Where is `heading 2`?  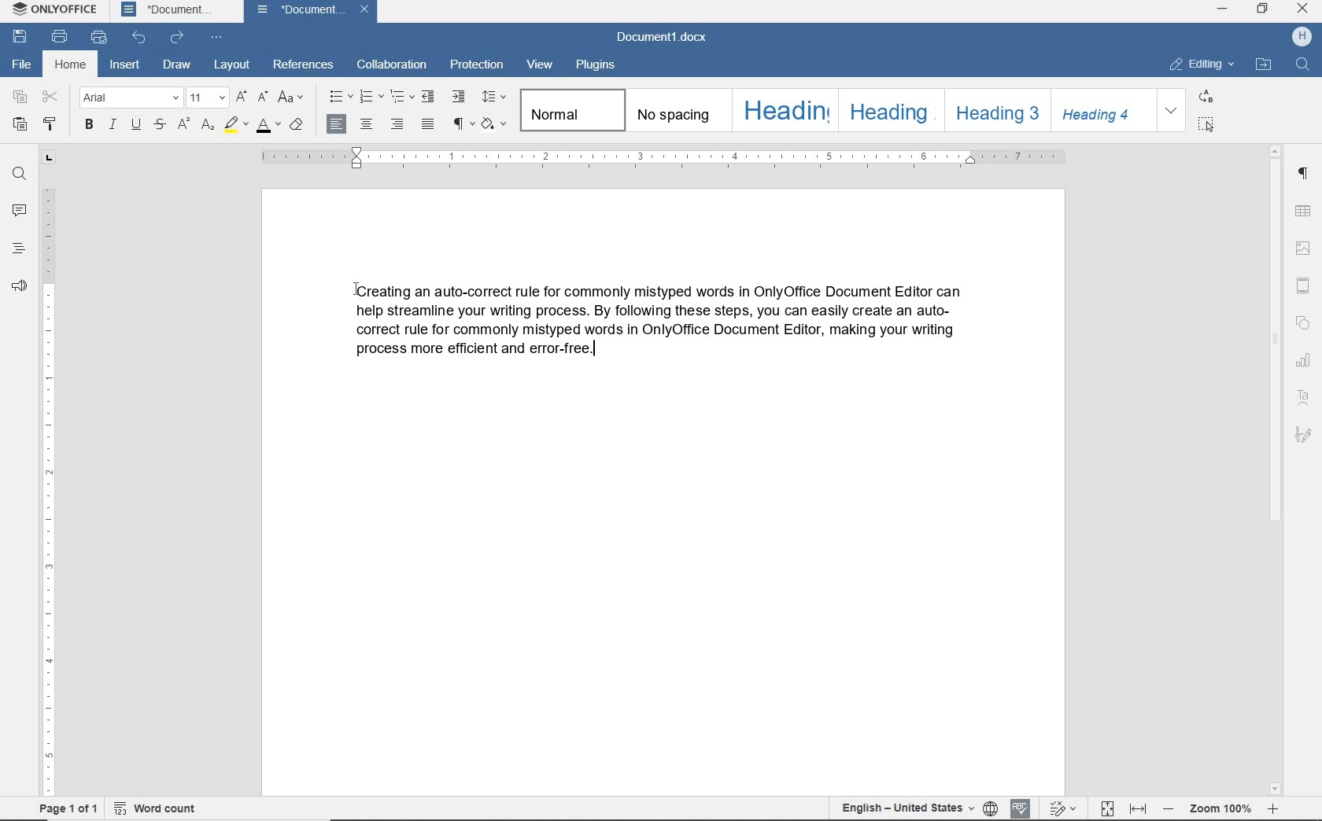
heading 2 is located at coordinates (889, 111).